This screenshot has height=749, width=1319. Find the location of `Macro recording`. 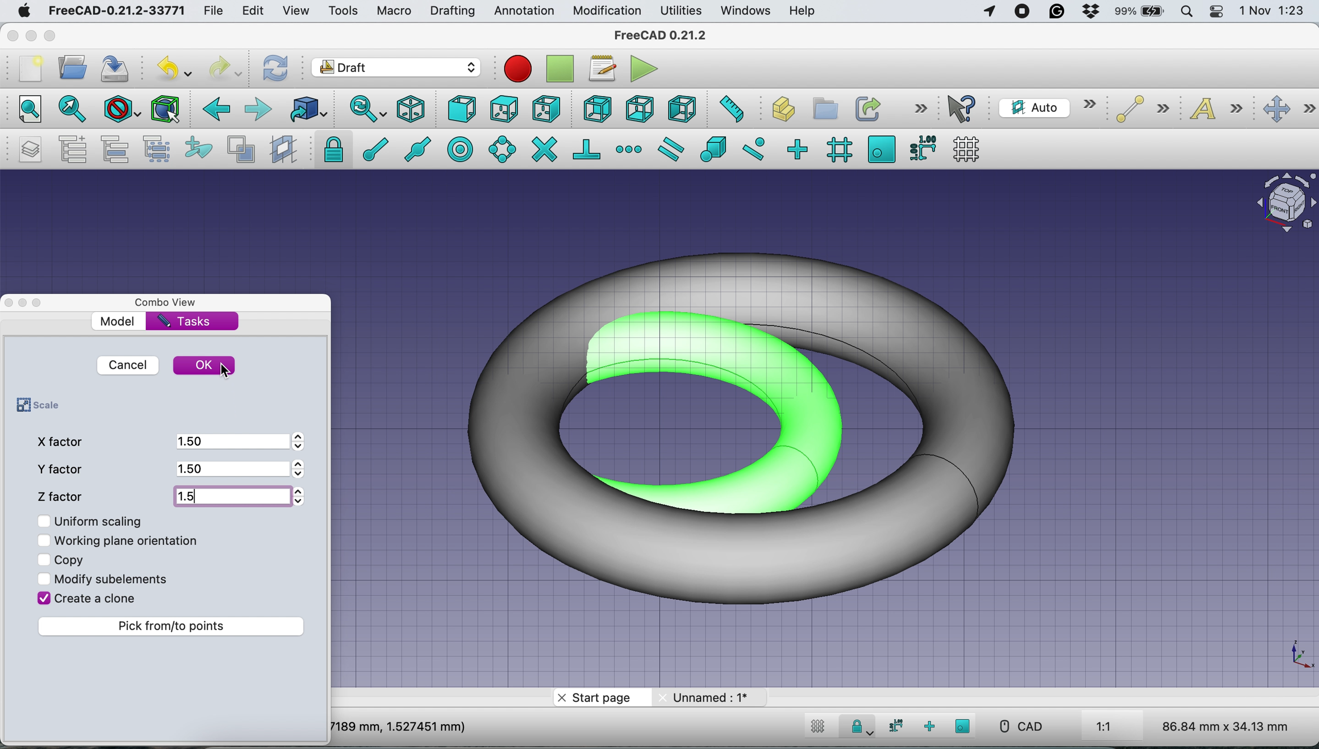

Macro recording is located at coordinates (517, 69).